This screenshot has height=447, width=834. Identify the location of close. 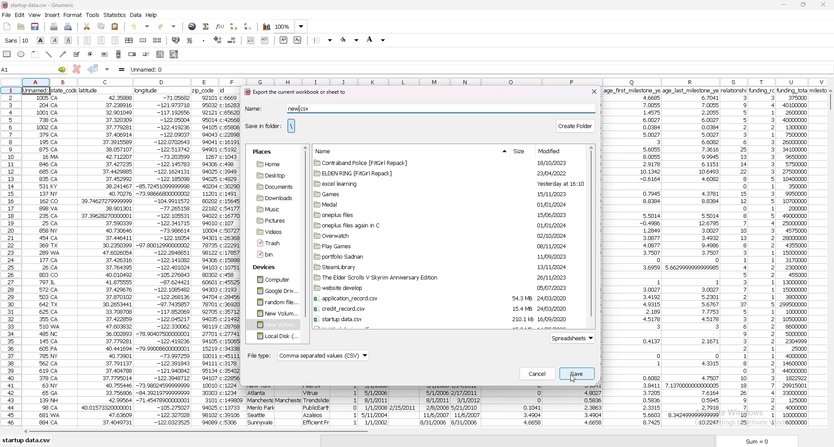
(823, 5).